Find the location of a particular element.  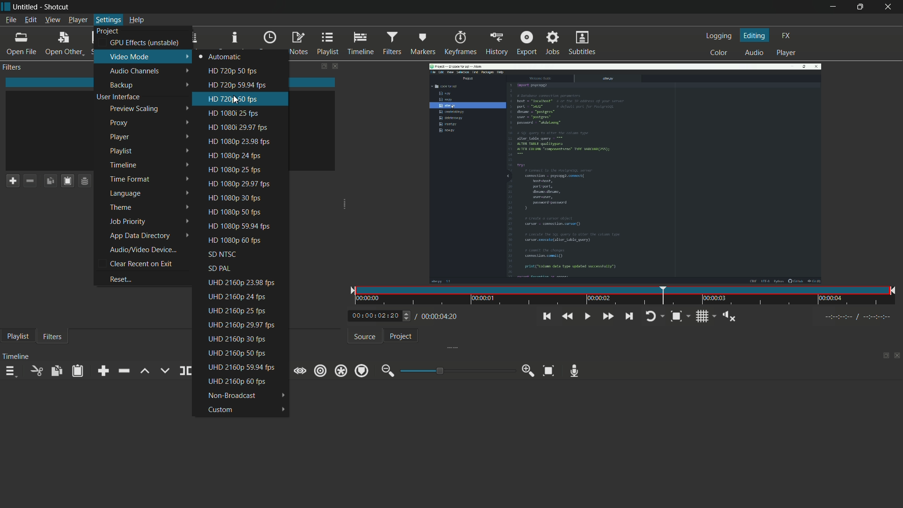

toggle player looping is located at coordinates (654, 316).